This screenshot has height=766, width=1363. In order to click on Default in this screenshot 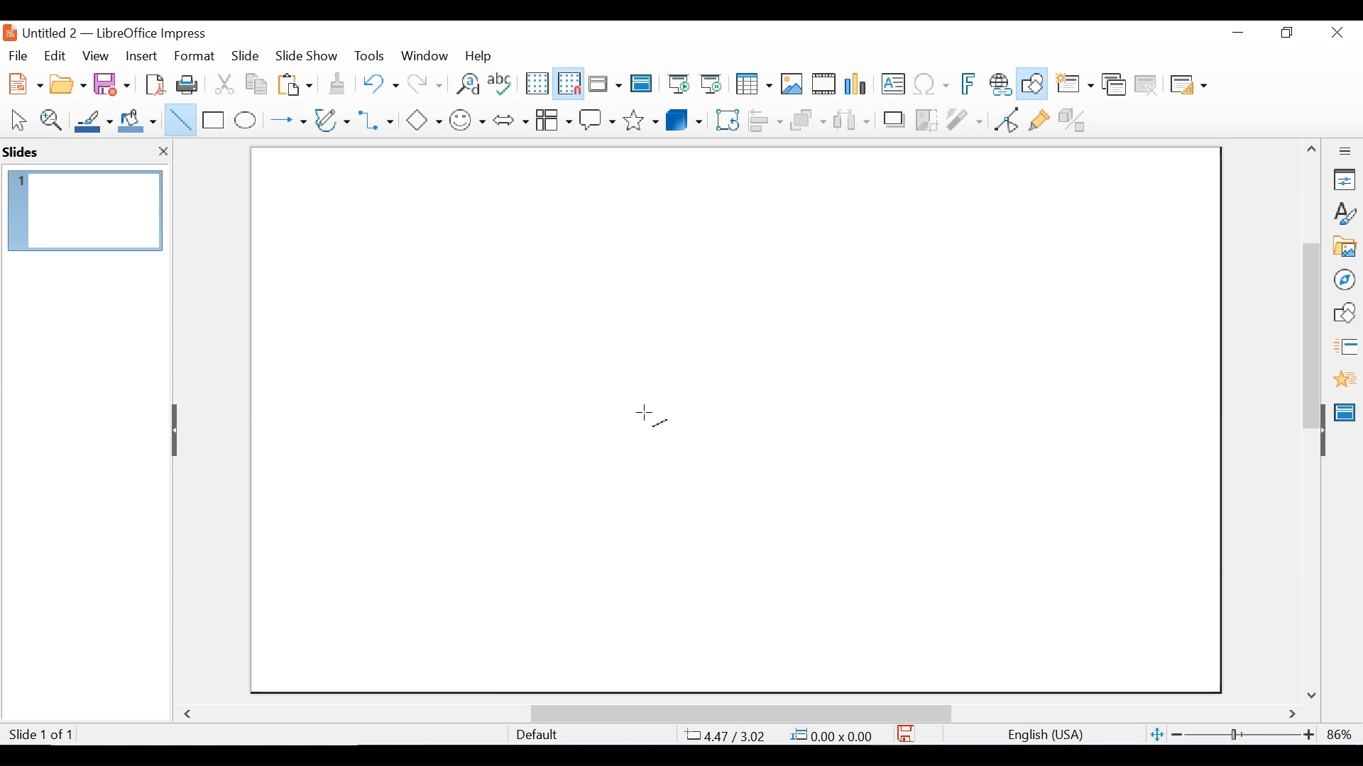, I will do `click(546, 733)`.